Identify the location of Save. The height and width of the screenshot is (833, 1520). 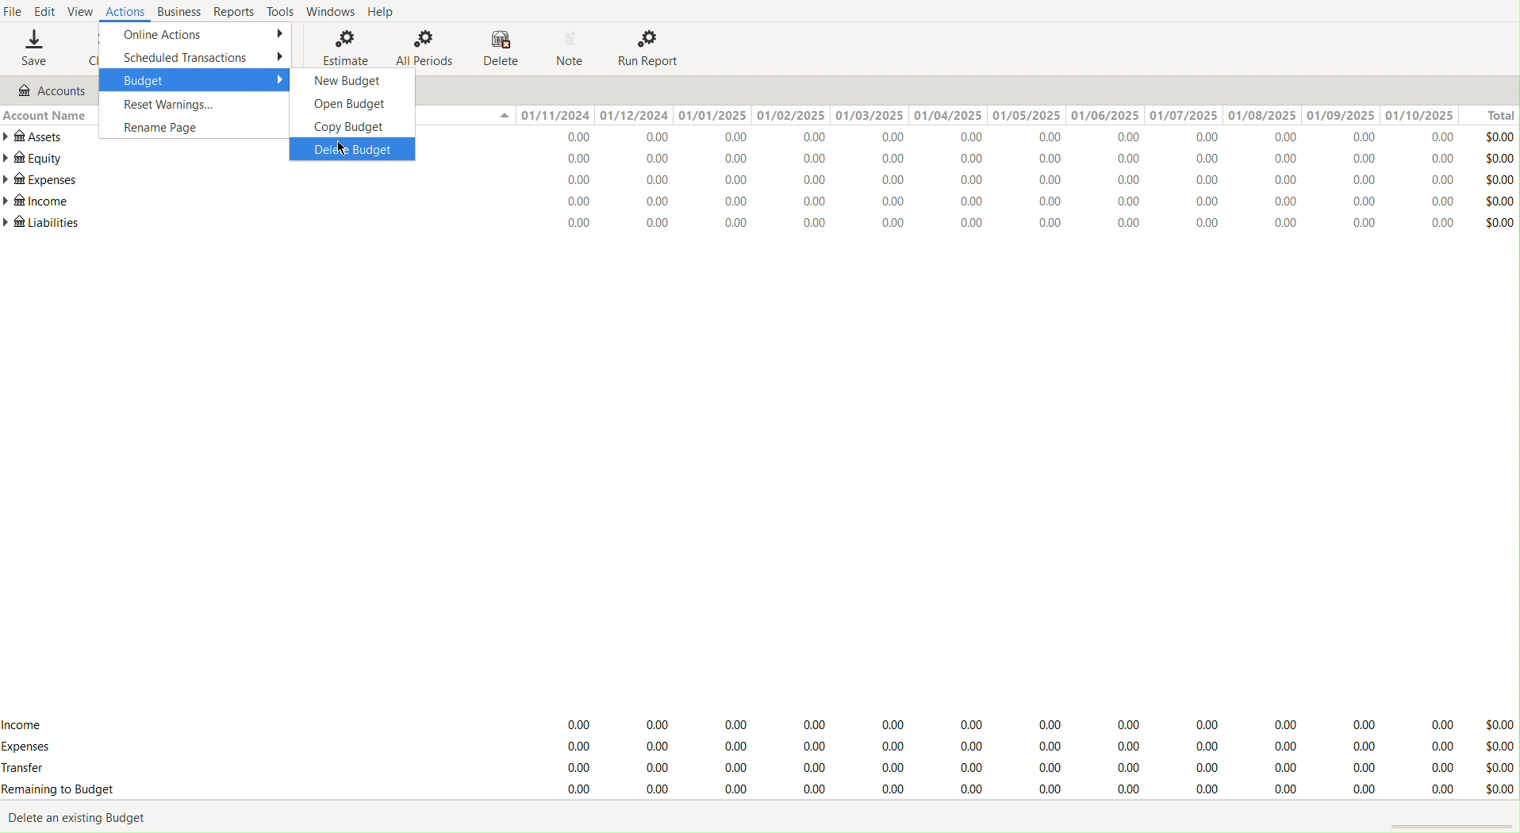
(33, 51).